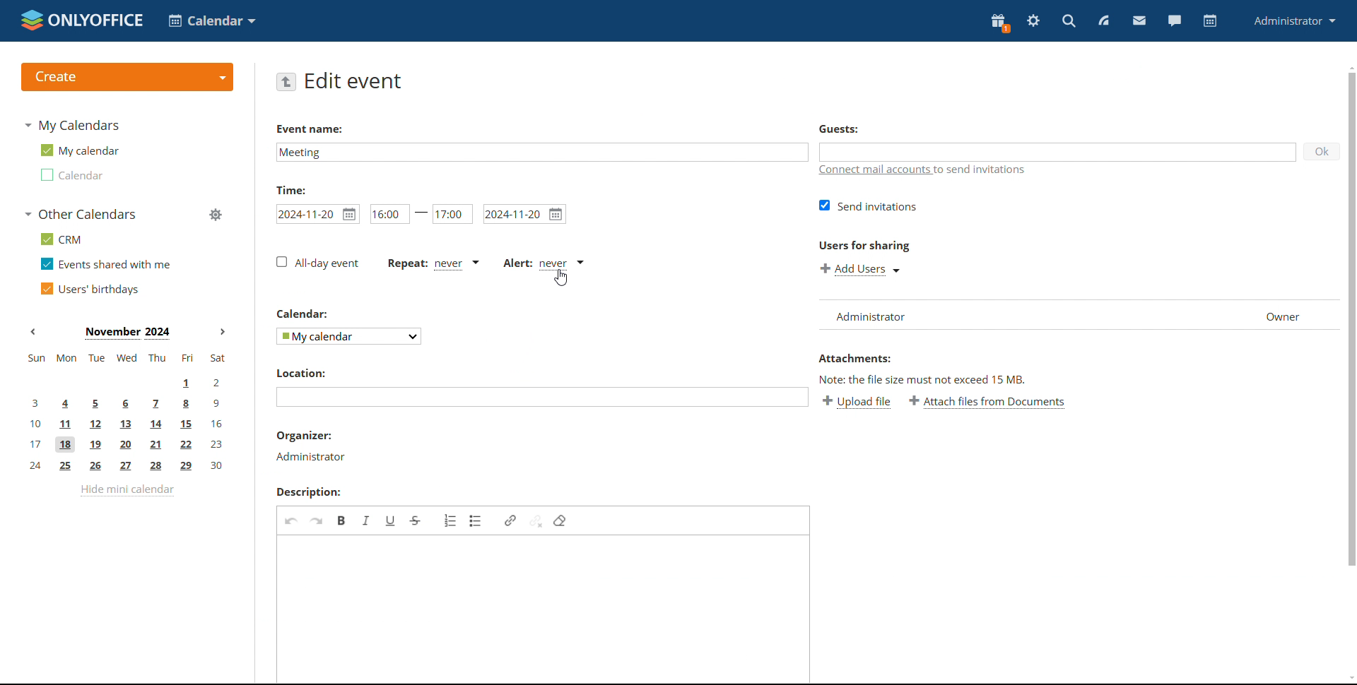  What do you see at coordinates (127, 412) in the screenshot?
I see `mini calendar` at bounding box center [127, 412].